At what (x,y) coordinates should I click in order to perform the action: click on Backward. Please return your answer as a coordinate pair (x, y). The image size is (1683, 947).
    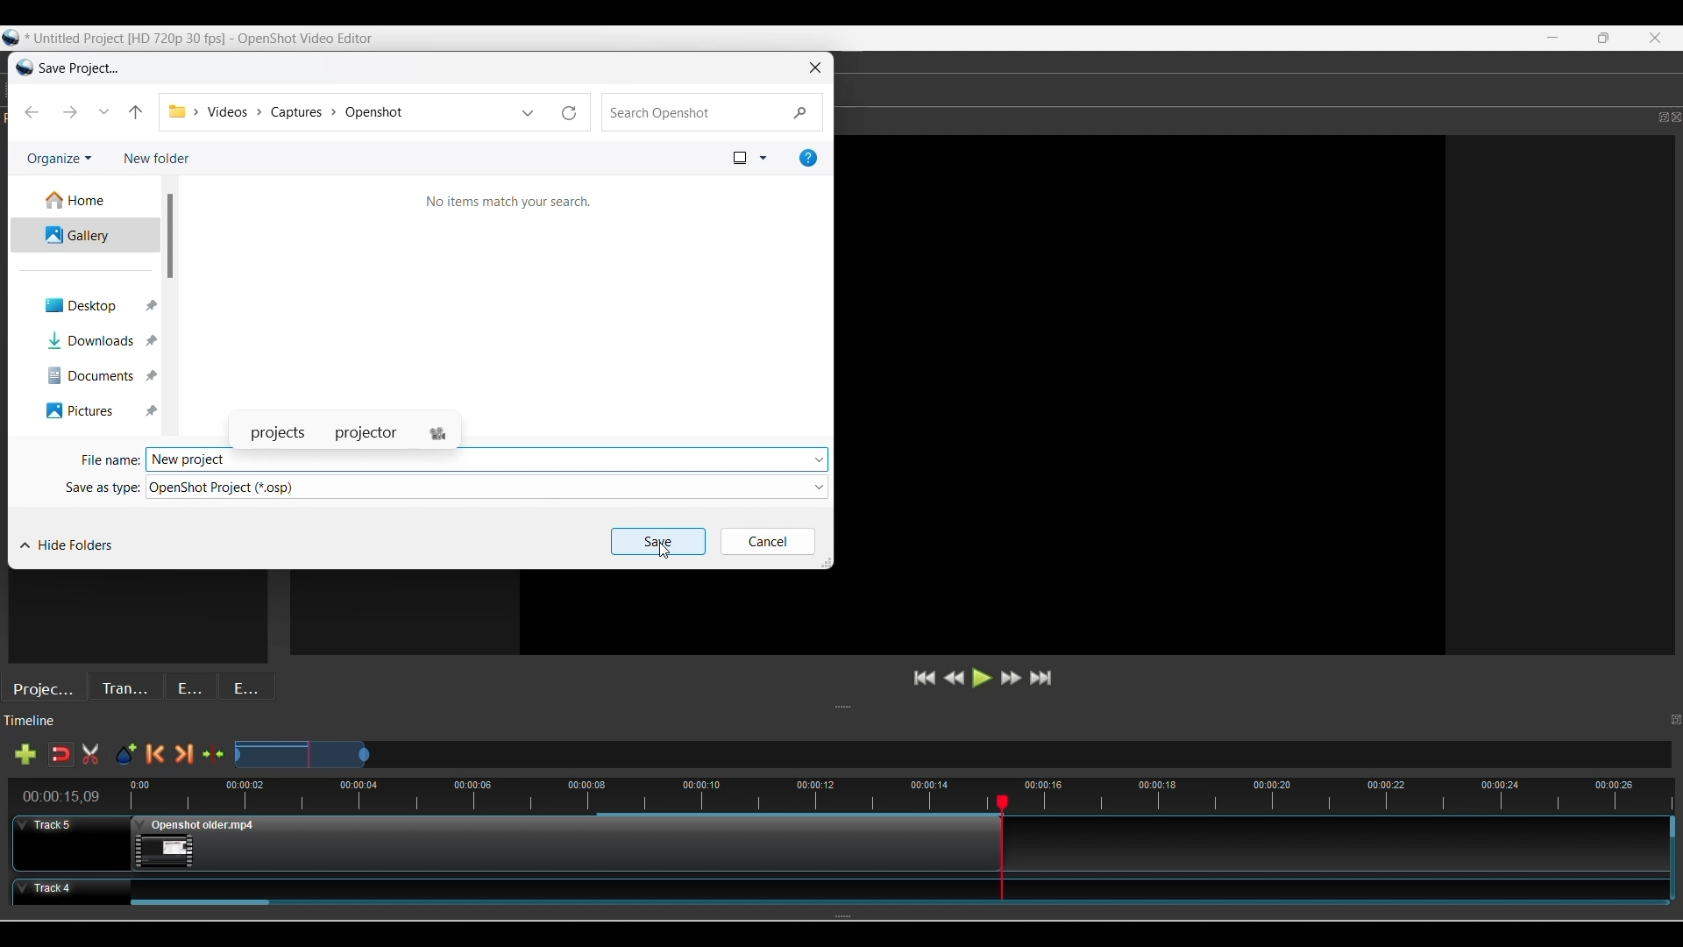
    Looking at the image, I should click on (31, 111).